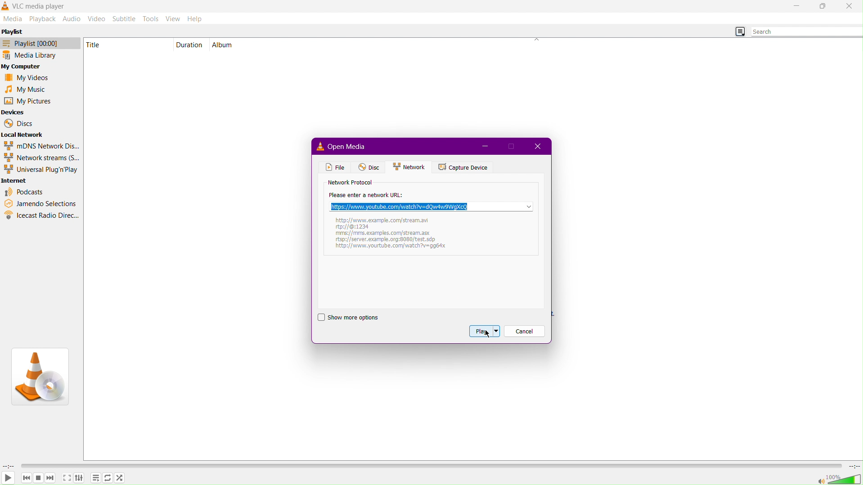 The height and width of the screenshot is (485, 863). I want to click on My Pictures, so click(27, 102).